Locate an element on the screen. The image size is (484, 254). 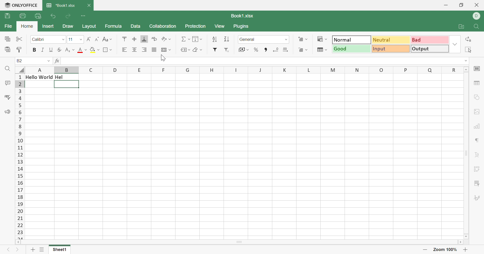
Customize Quick Access Toolbar is located at coordinates (83, 16).